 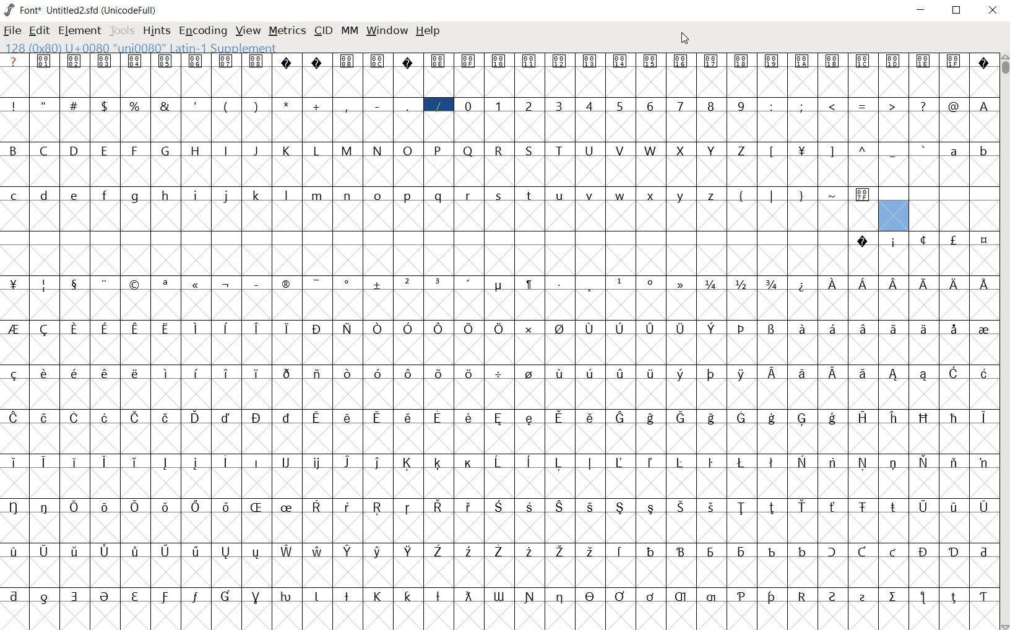 I want to click on glyph, so click(x=983, y=464).